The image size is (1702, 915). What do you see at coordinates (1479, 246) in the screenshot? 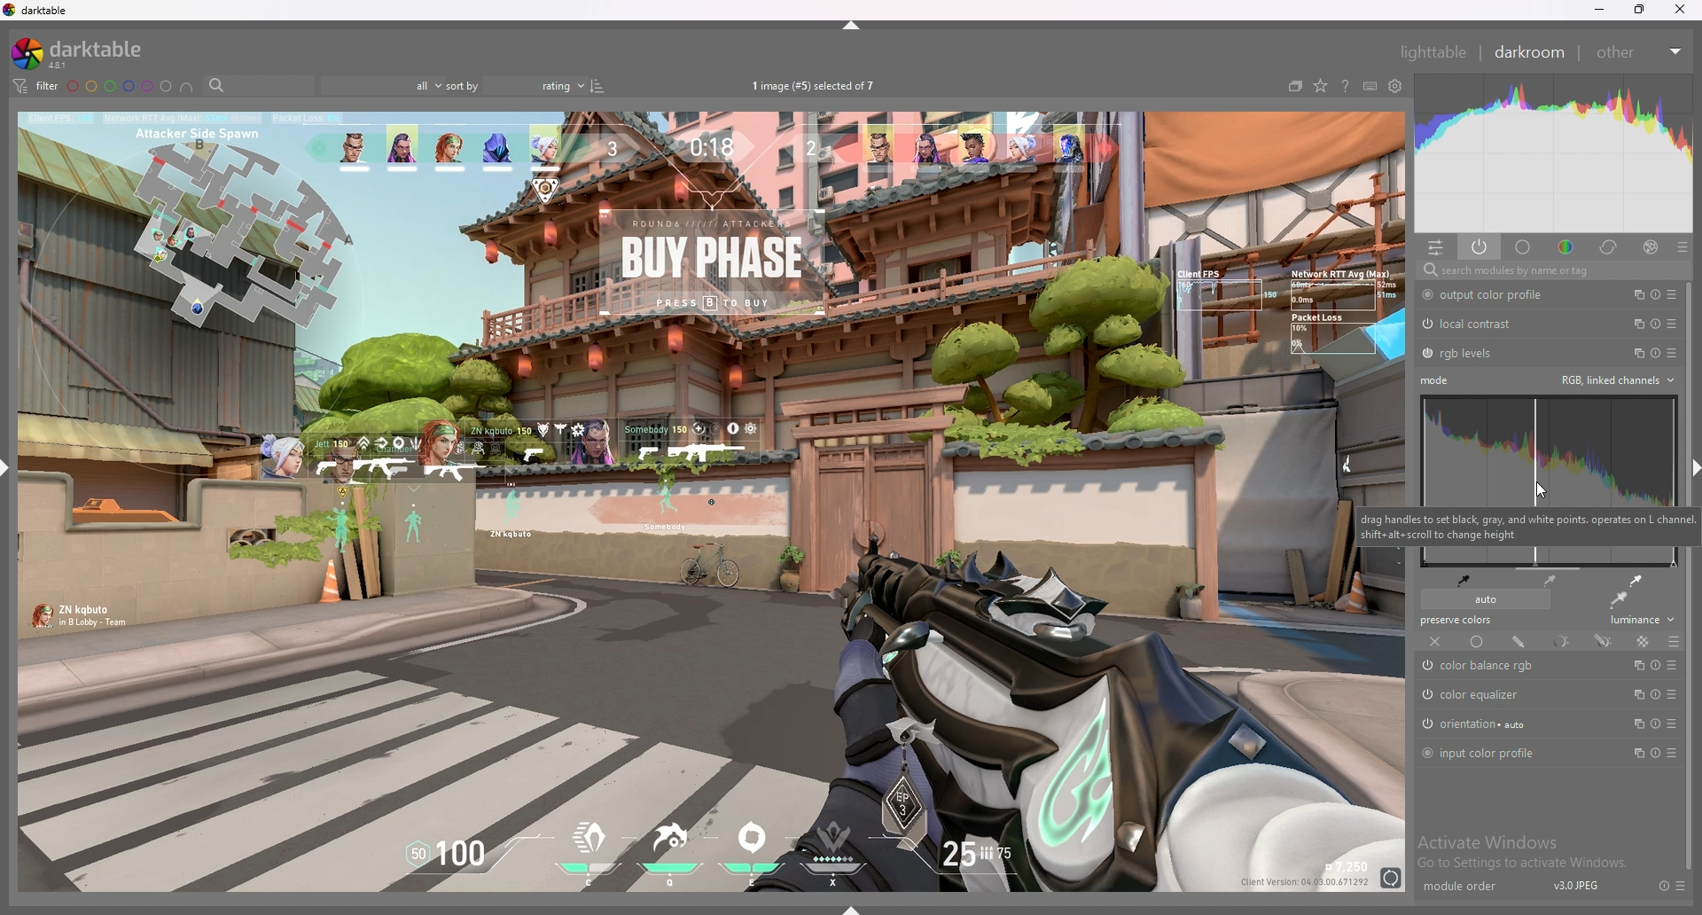
I see `show active modules` at bounding box center [1479, 246].